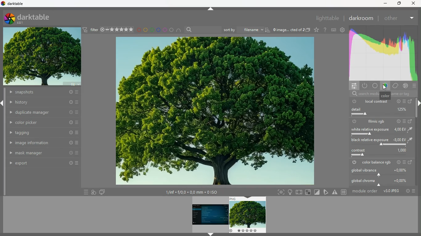 This screenshot has width=421, height=236. What do you see at coordinates (397, 101) in the screenshot?
I see `info` at bounding box center [397, 101].